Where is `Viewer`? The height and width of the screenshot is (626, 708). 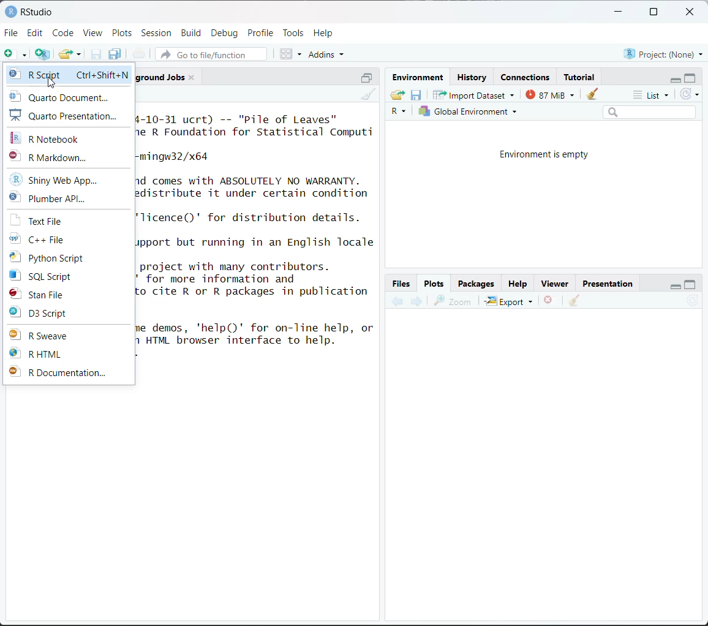 Viewer is located at coordinates (557, 284).